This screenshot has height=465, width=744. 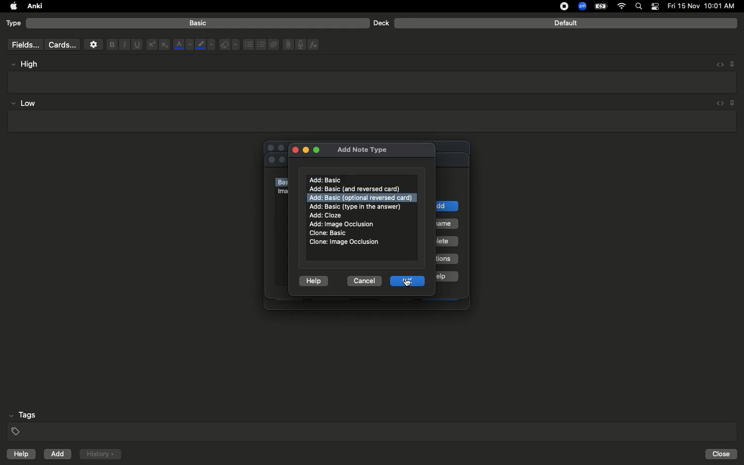 What do you see at coordinates (408, 283) in the screenshot?
I see `cursor` at bounding box center [408, 283].